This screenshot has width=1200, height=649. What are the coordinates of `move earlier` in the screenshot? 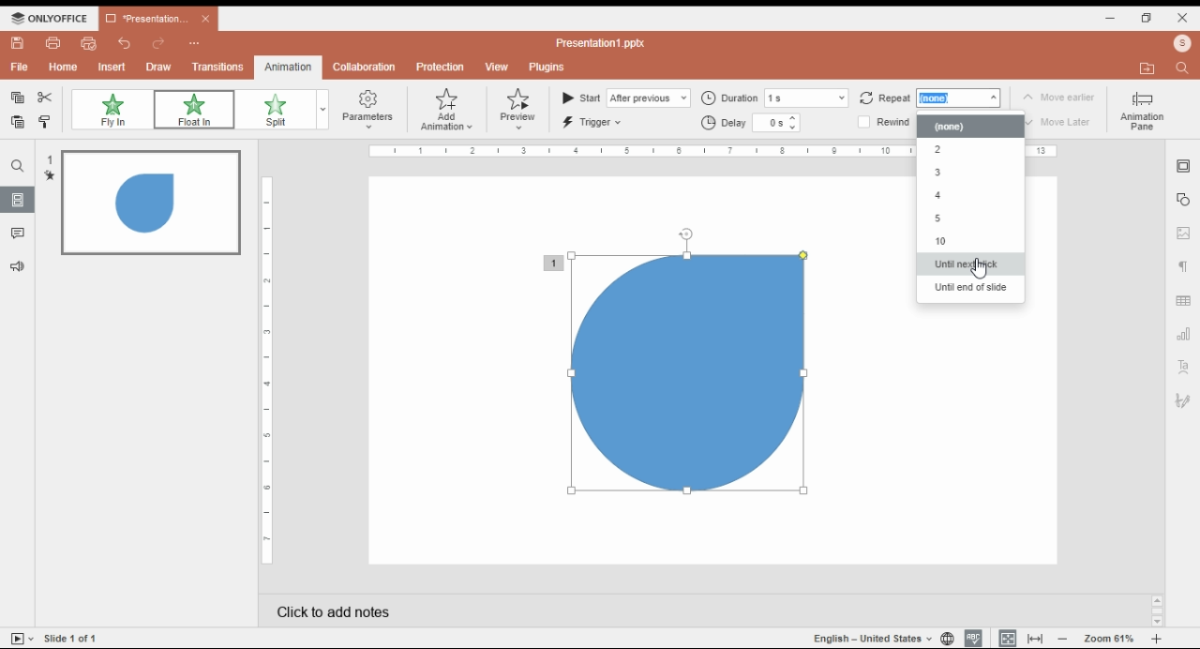 It's located at (1057, 98).